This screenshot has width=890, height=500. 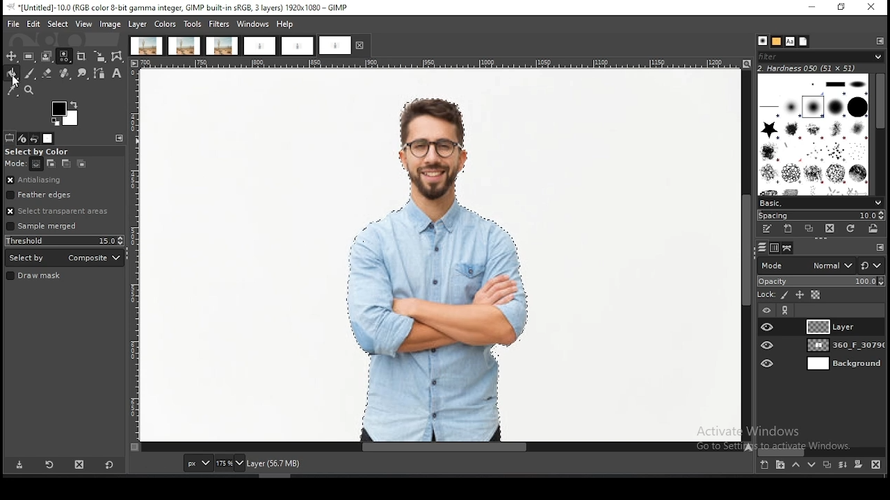 What do you see at coordinates (47, 73) in the screenshot?
I see `eraser tool` at bounding box center [47, 73].